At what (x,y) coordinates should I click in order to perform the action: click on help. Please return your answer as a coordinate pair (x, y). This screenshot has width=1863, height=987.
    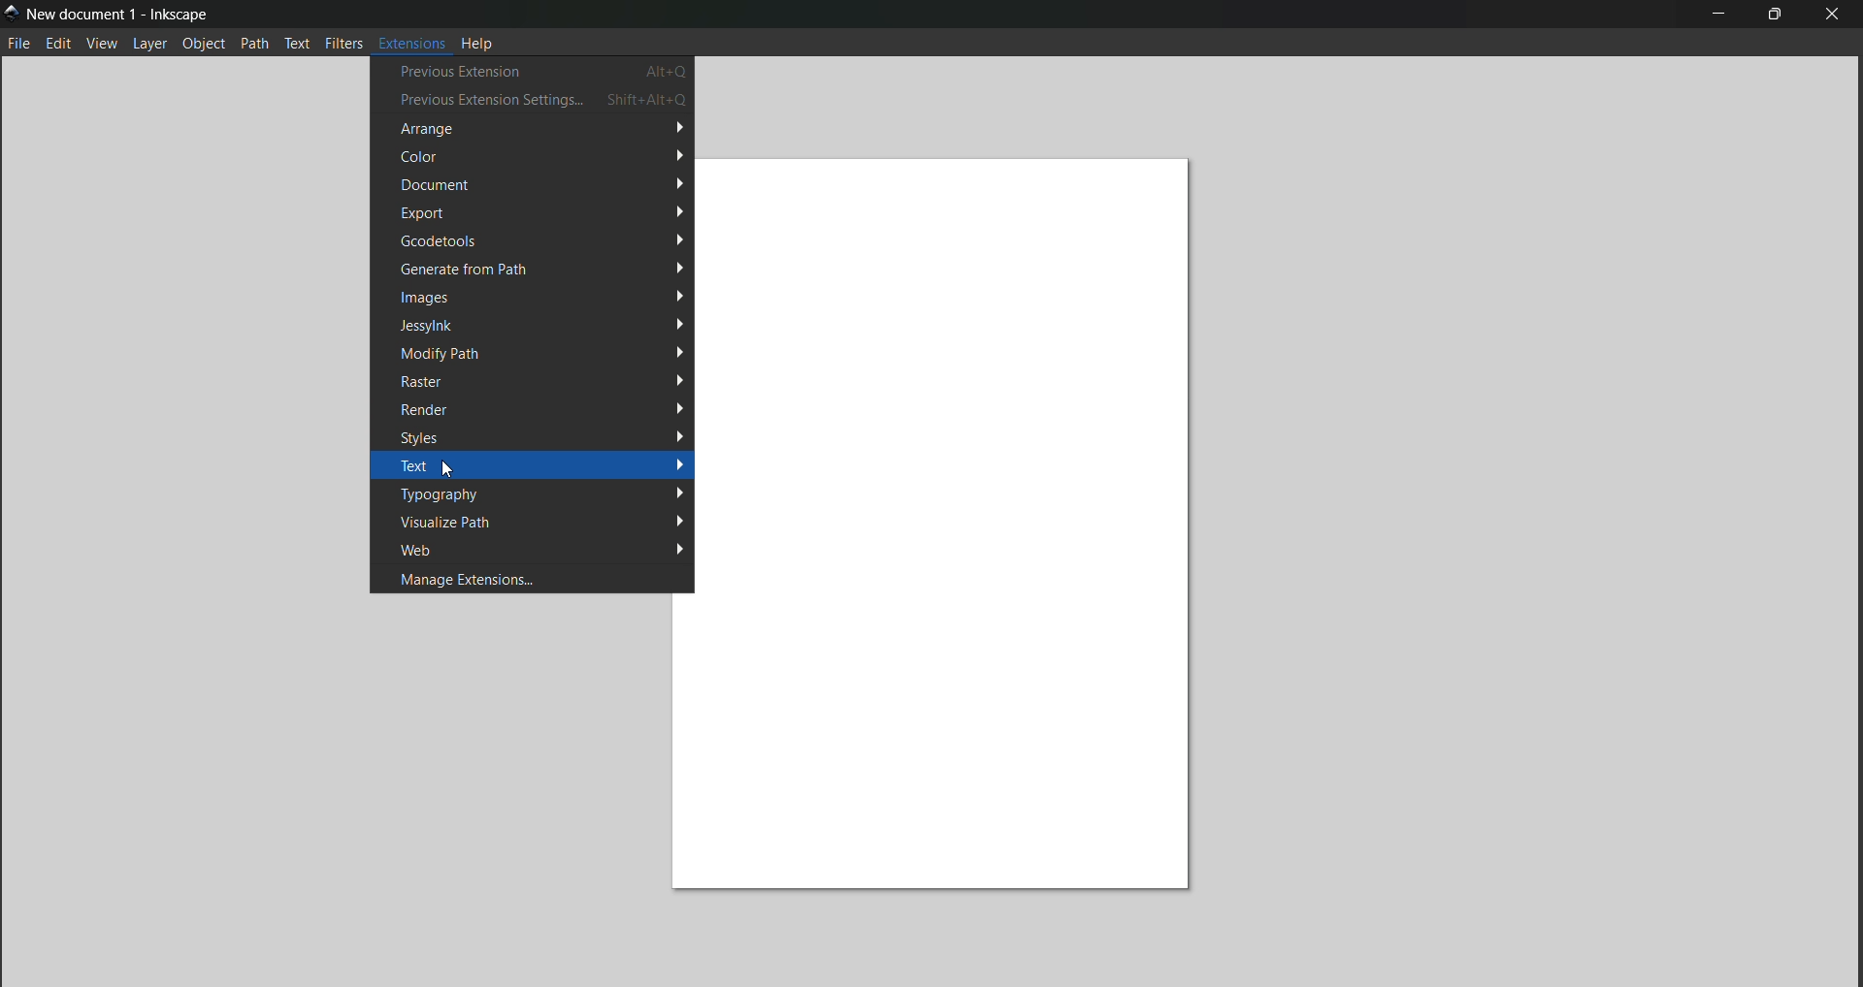
    Looking at the image, I should click on (479, 42).